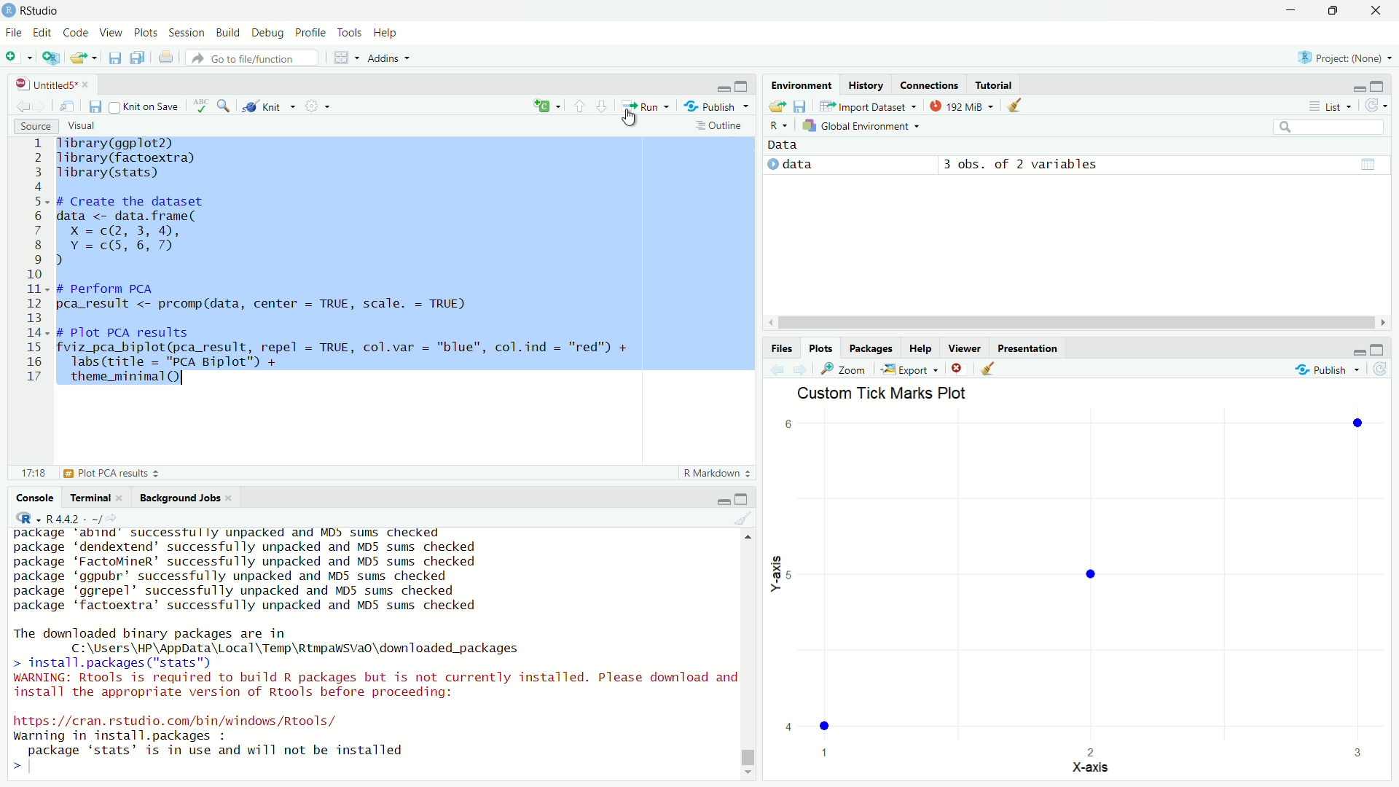  What do you see at coordinates (1081, 584) in the screenshot?
I see `custom tick marks plot` at bounding box center [1081, 584].